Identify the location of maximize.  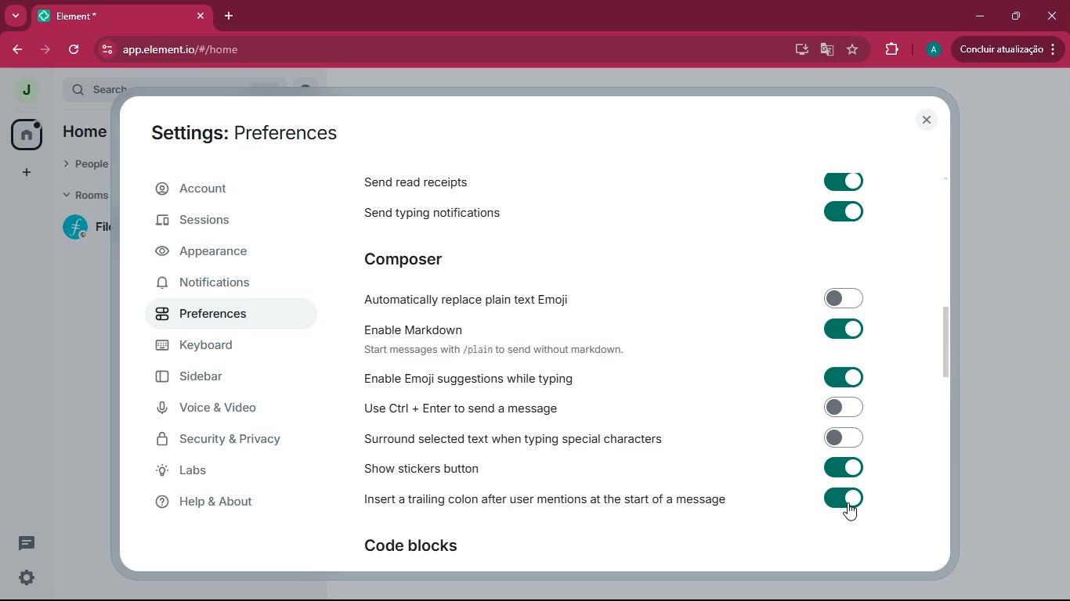
(1018, 17).